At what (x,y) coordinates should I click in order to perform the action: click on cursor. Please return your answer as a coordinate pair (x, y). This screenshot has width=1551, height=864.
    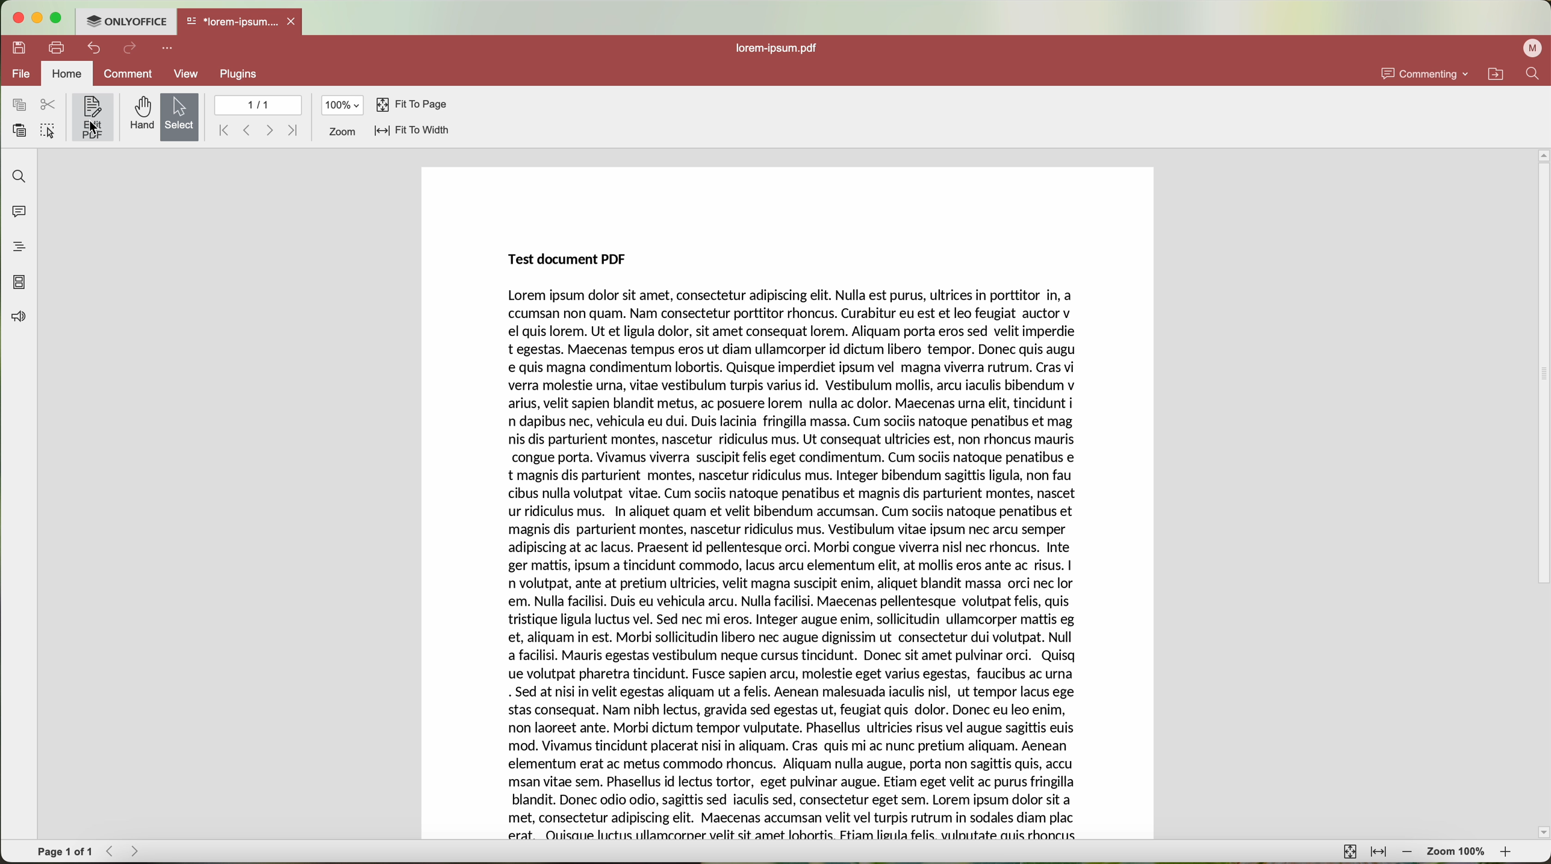
    Looking at the image, I should click on (96, 128).